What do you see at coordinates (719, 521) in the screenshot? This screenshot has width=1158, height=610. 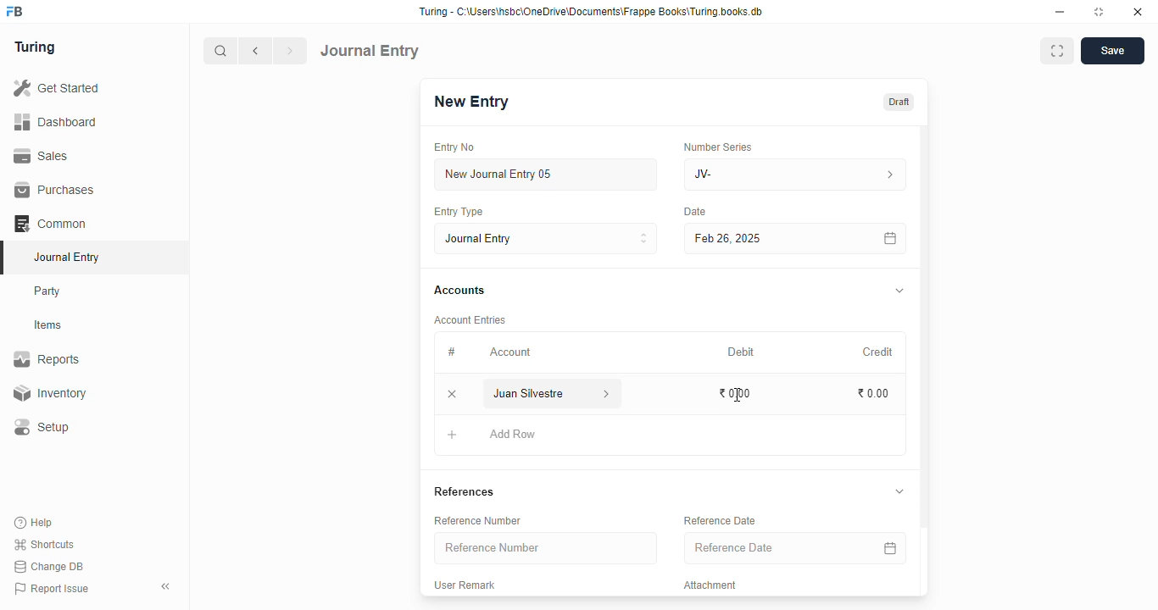 I see `reference date` at bounding box center [719, 521].